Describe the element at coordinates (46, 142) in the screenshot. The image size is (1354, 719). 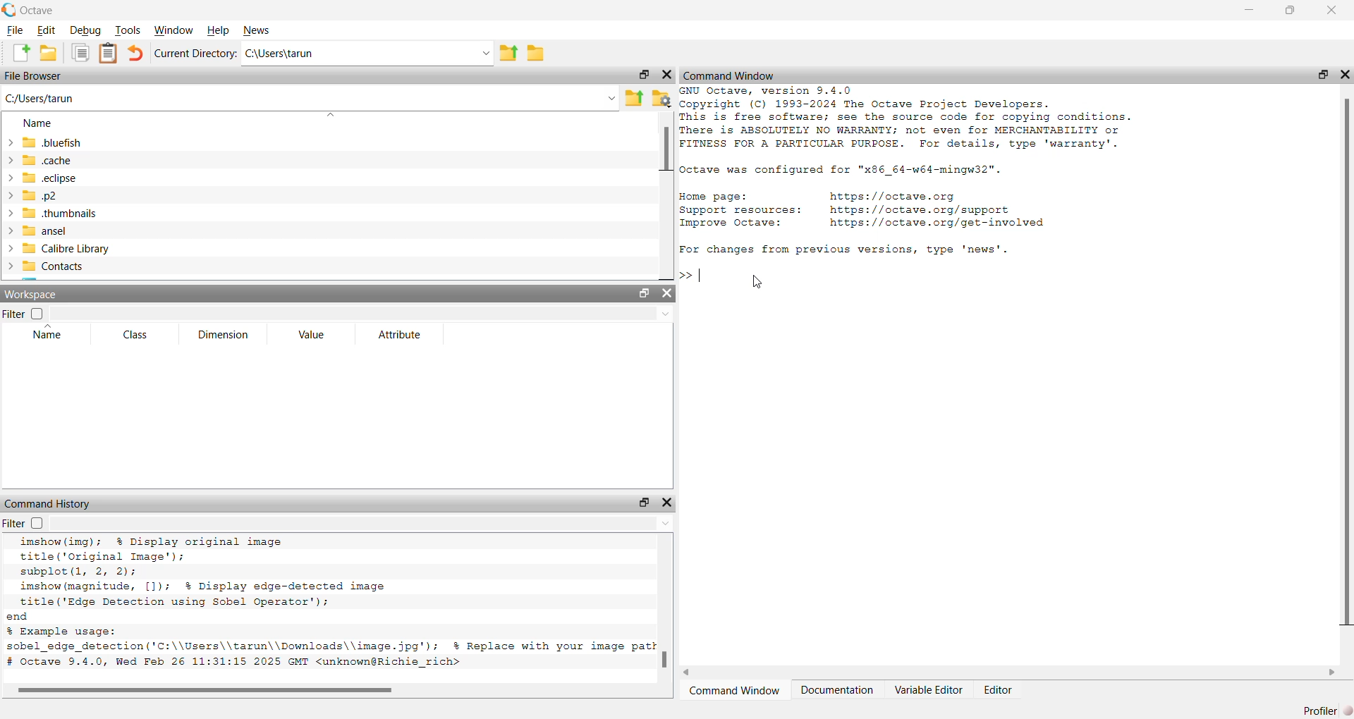
I see `bluefish` at that location.